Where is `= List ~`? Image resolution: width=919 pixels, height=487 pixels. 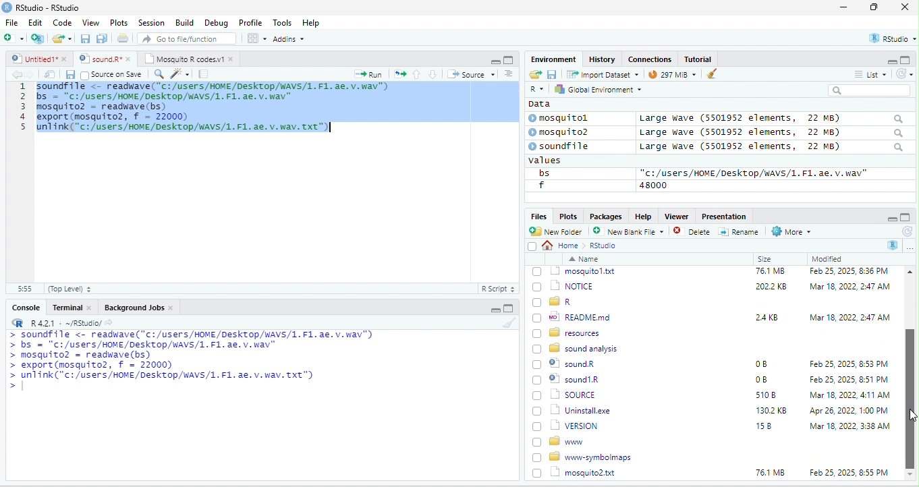
= List ~ is located at coordinates (868, 74).